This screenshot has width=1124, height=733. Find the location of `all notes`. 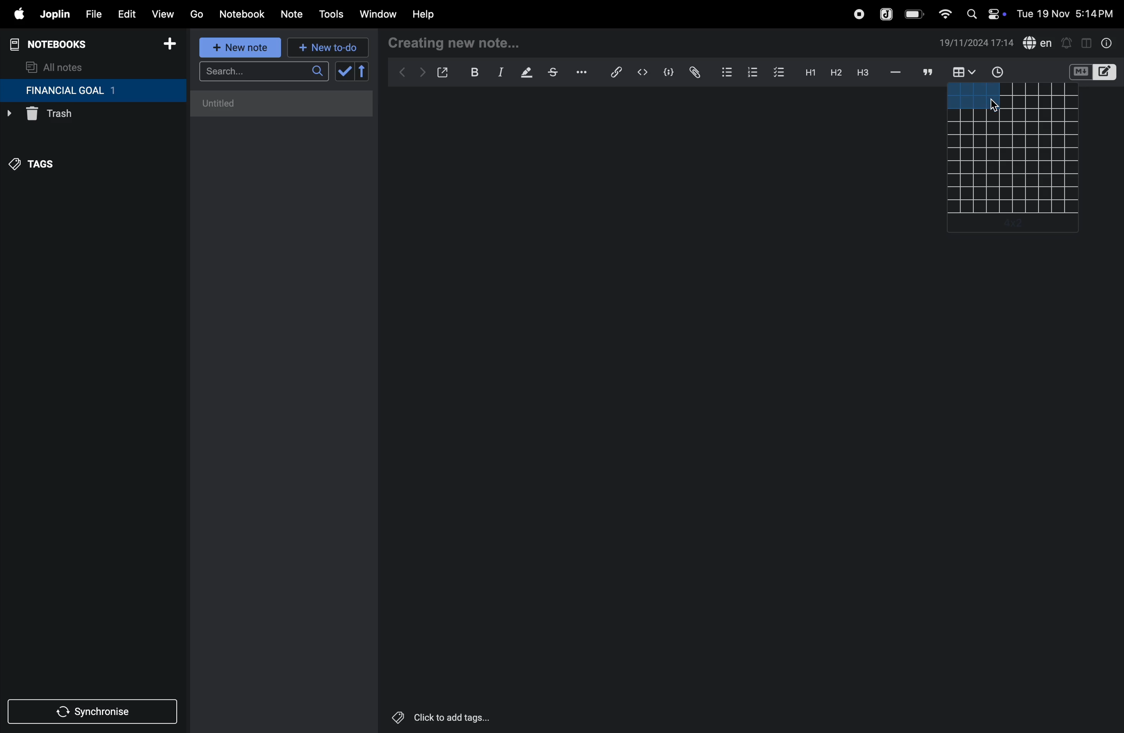

all notes is located at coordinates (55, 67).